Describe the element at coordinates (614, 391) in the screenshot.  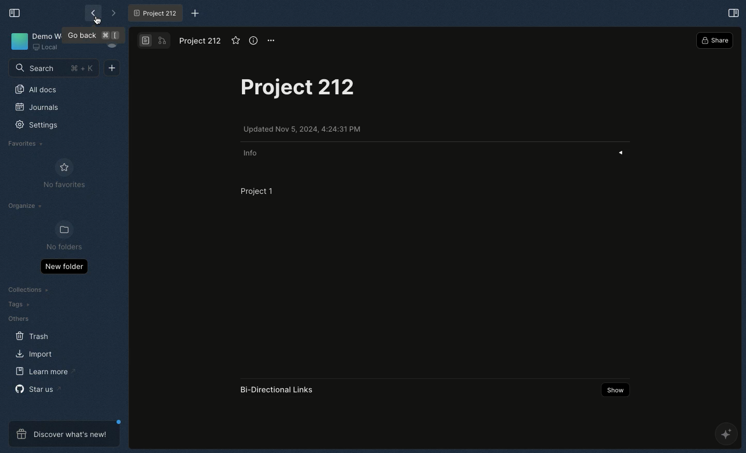
I see `Show` at that location.